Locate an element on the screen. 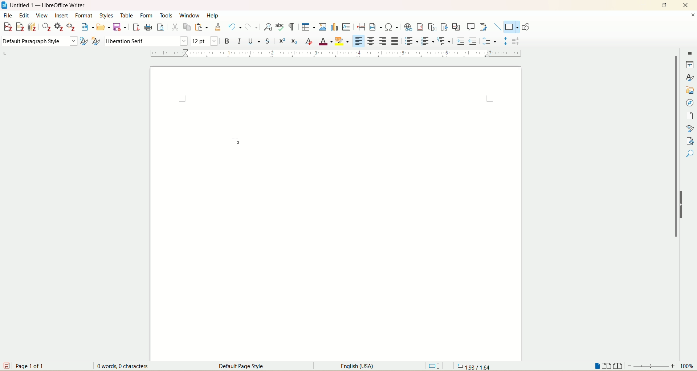  update style from selection is located at coordinates (83, 41).